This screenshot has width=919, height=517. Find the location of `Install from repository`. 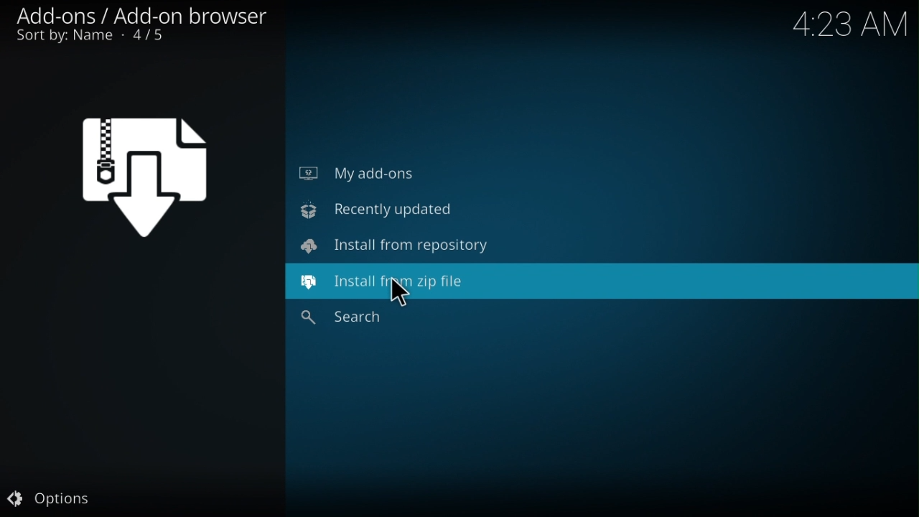

Install from repository is located at coordinates (391, 243).